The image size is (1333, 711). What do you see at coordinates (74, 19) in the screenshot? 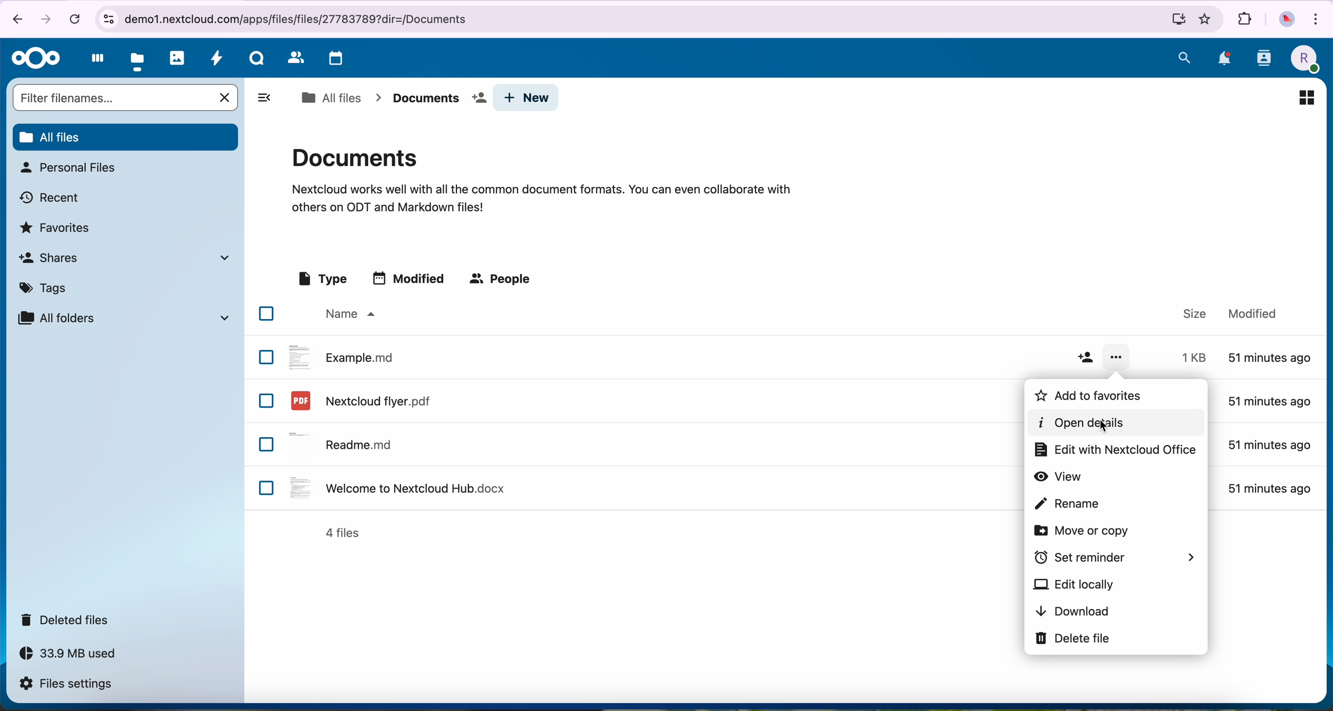
I see `cancel` at bounding box center [74, 19].